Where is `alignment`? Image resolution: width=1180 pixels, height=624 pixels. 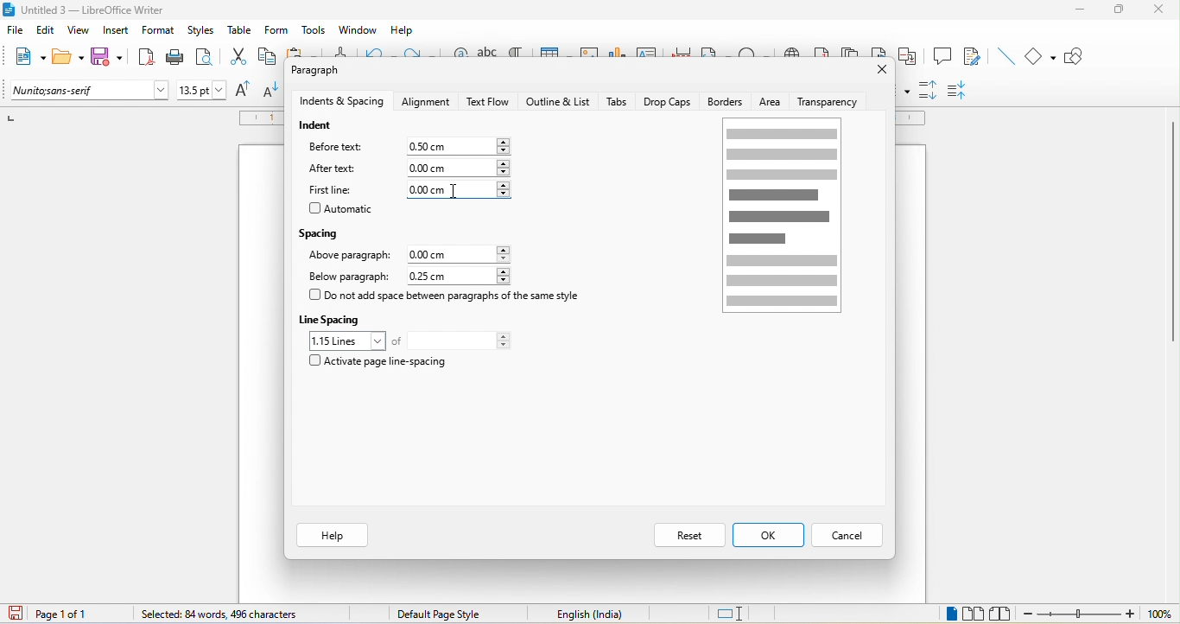
alignment is located at coordinates (425, 99).